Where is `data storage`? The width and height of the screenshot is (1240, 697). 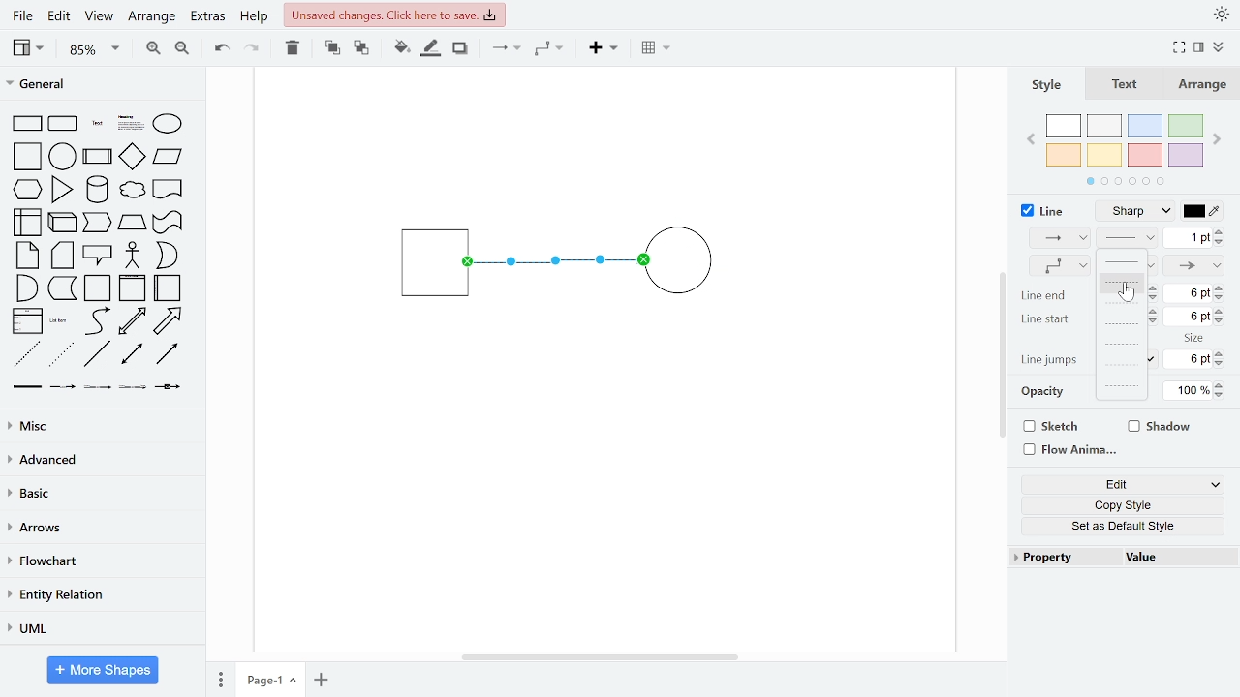
data storage is located at coordinates (63, 288).